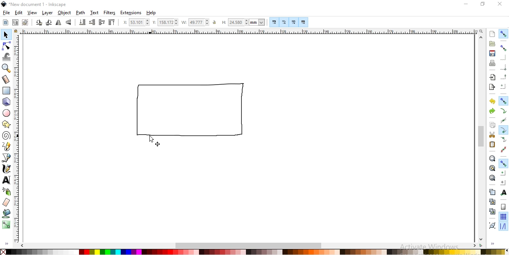  I want to click on flip selected objects horizontally, so click(59, 22).